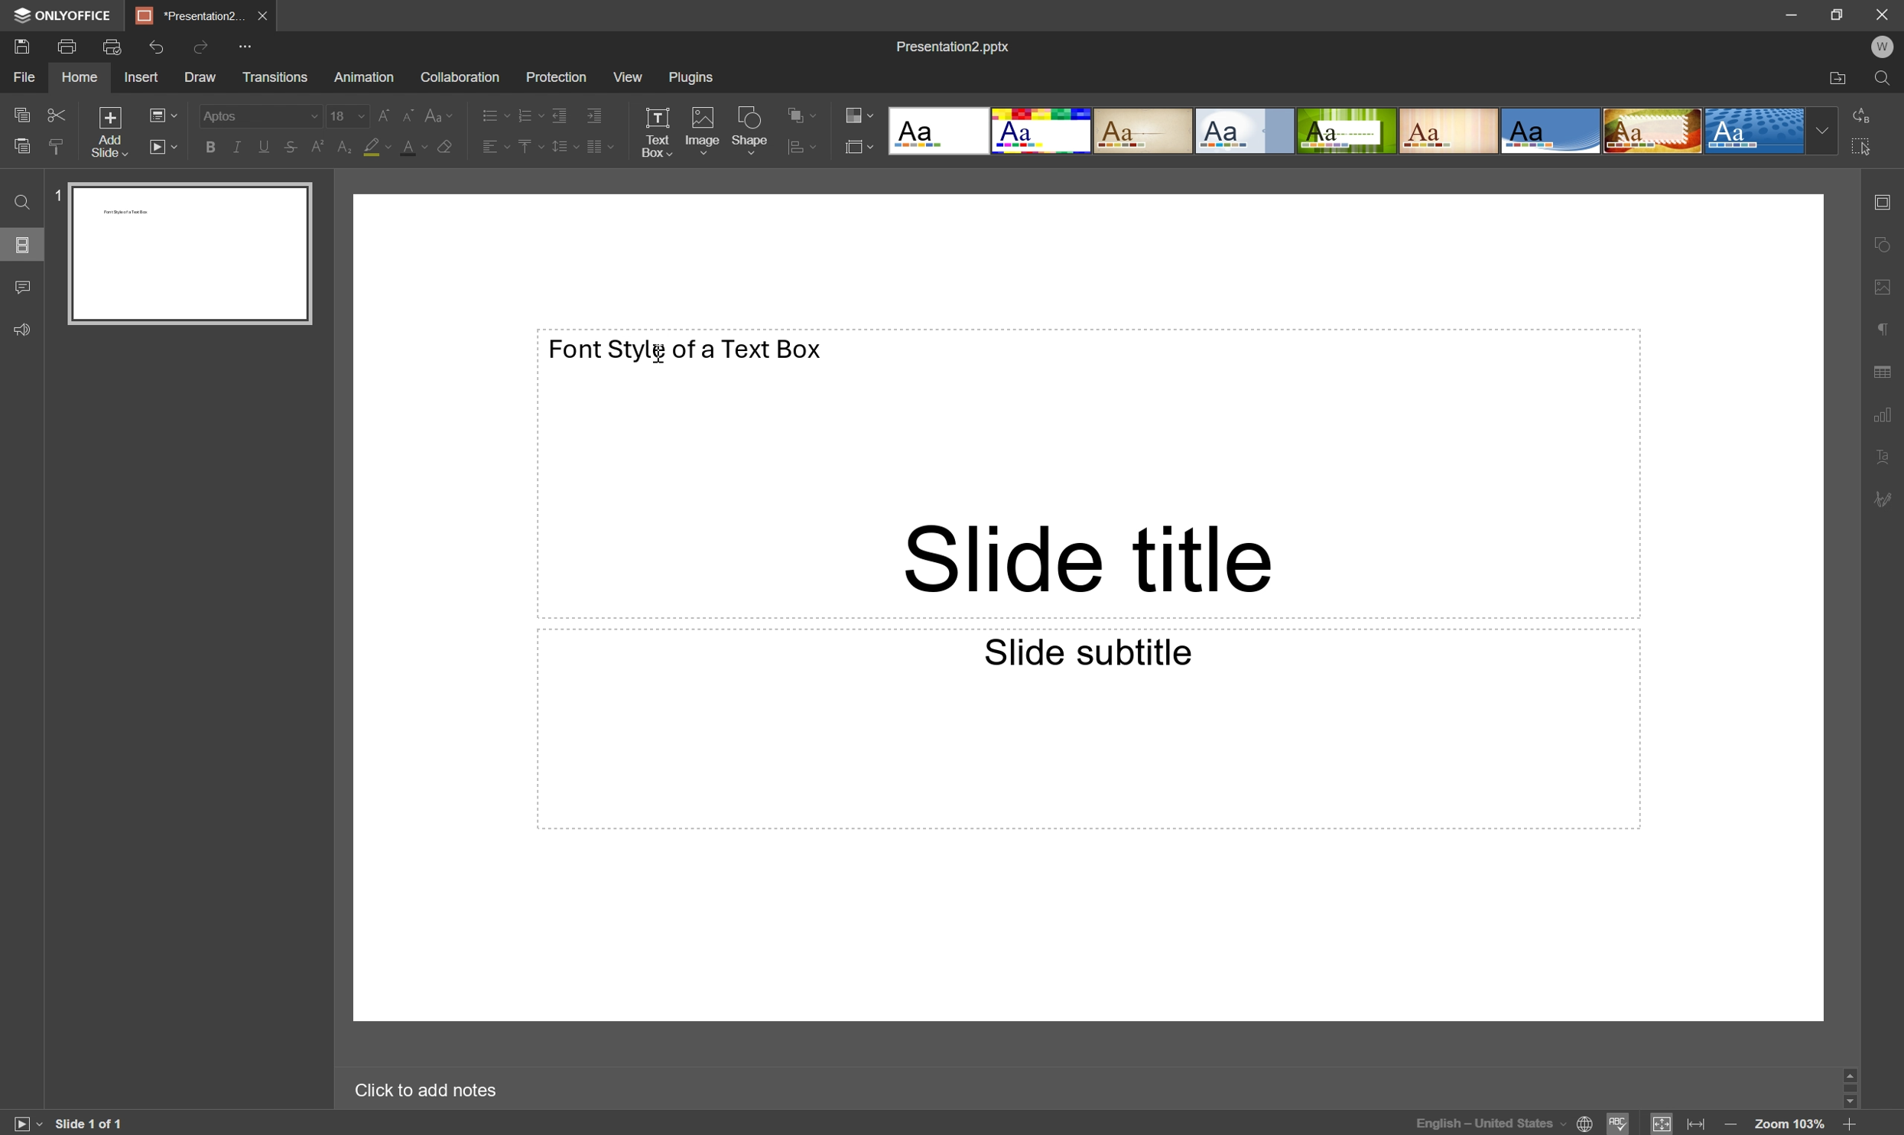 The height and width of the screenshot is (1135, 1904). I want to click on Spell Checking, so click(1620, 1123).